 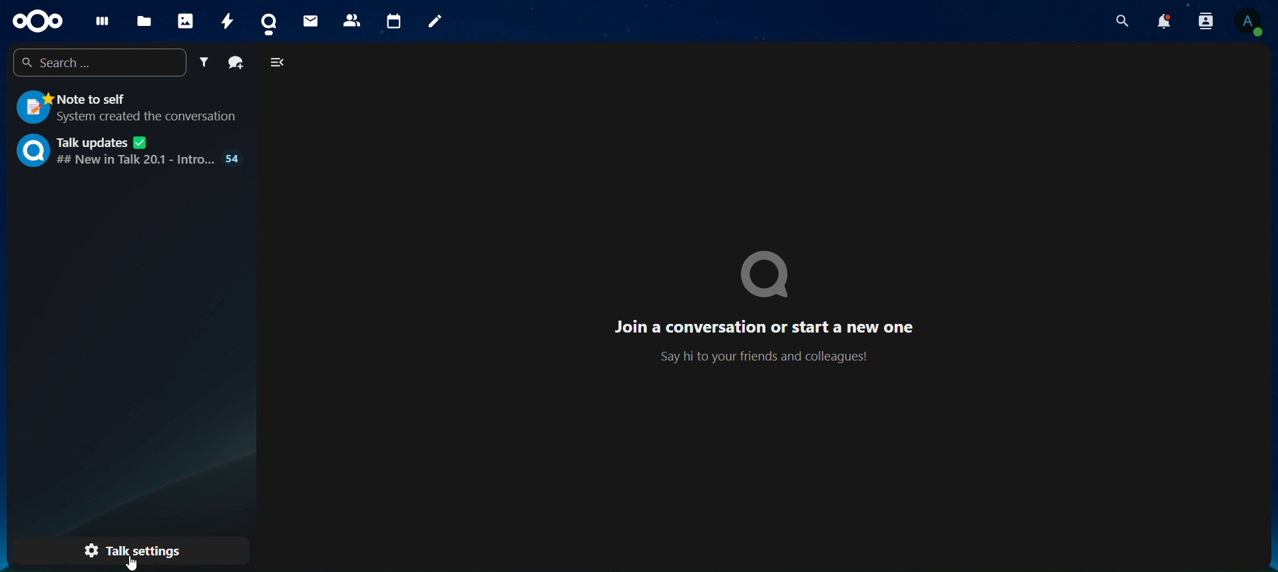 I want to click on search, so click(x=1124, y=21).